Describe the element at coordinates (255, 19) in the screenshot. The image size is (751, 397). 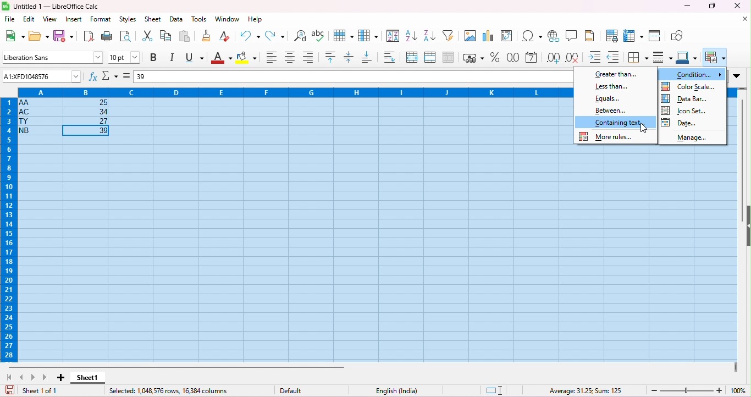
I see `help` at that location.